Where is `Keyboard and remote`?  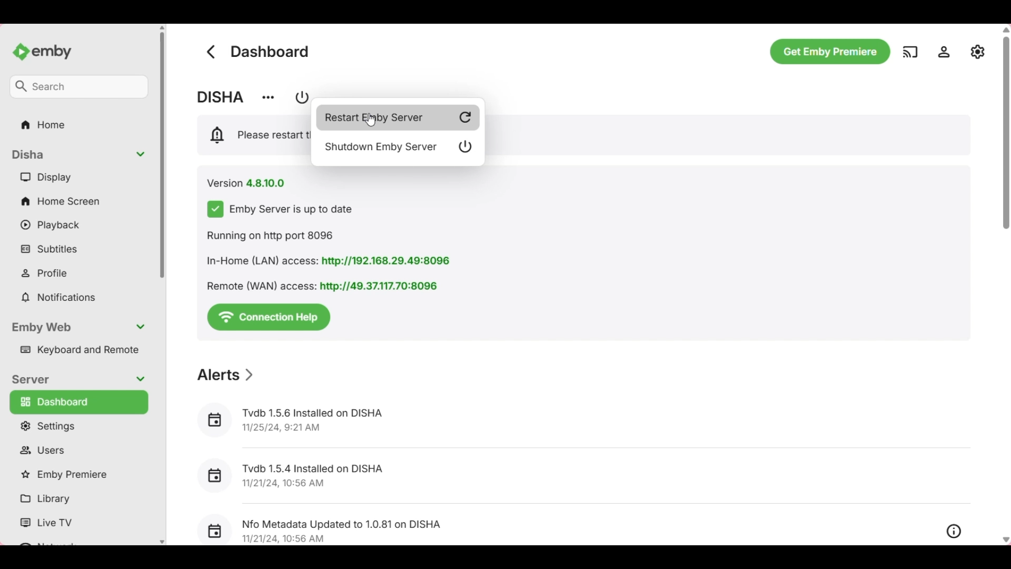
Keyboard and remote is located at coordinates (77, 350).